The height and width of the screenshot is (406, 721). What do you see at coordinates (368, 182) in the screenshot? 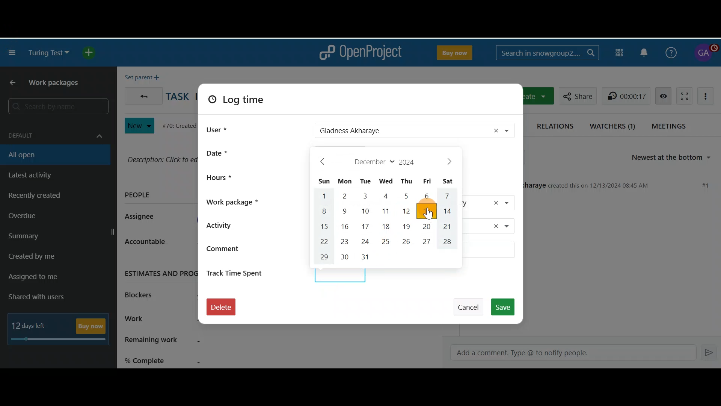
I see `Tue` at bounding box center [368, 182].